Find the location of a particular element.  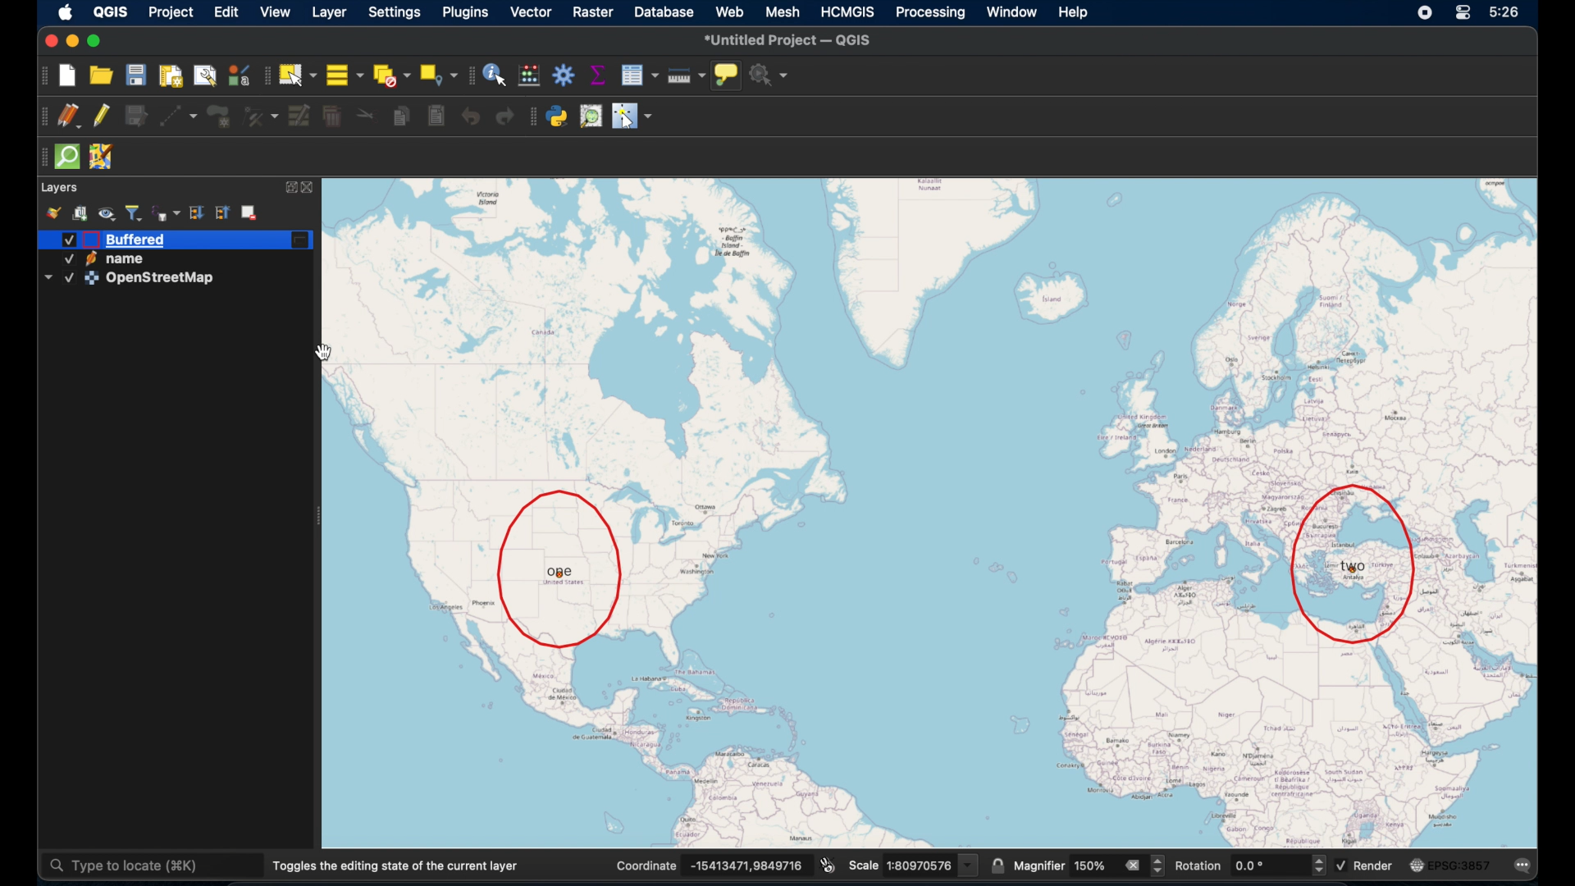

increase or decrease magnifier value is located at coordinates (1159, 865).